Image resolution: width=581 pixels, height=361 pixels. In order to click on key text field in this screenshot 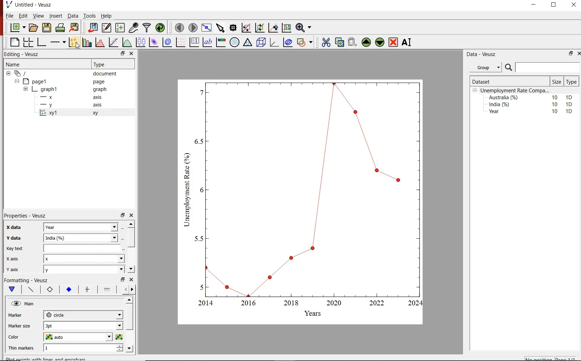, I will do `click(83, 248)`.